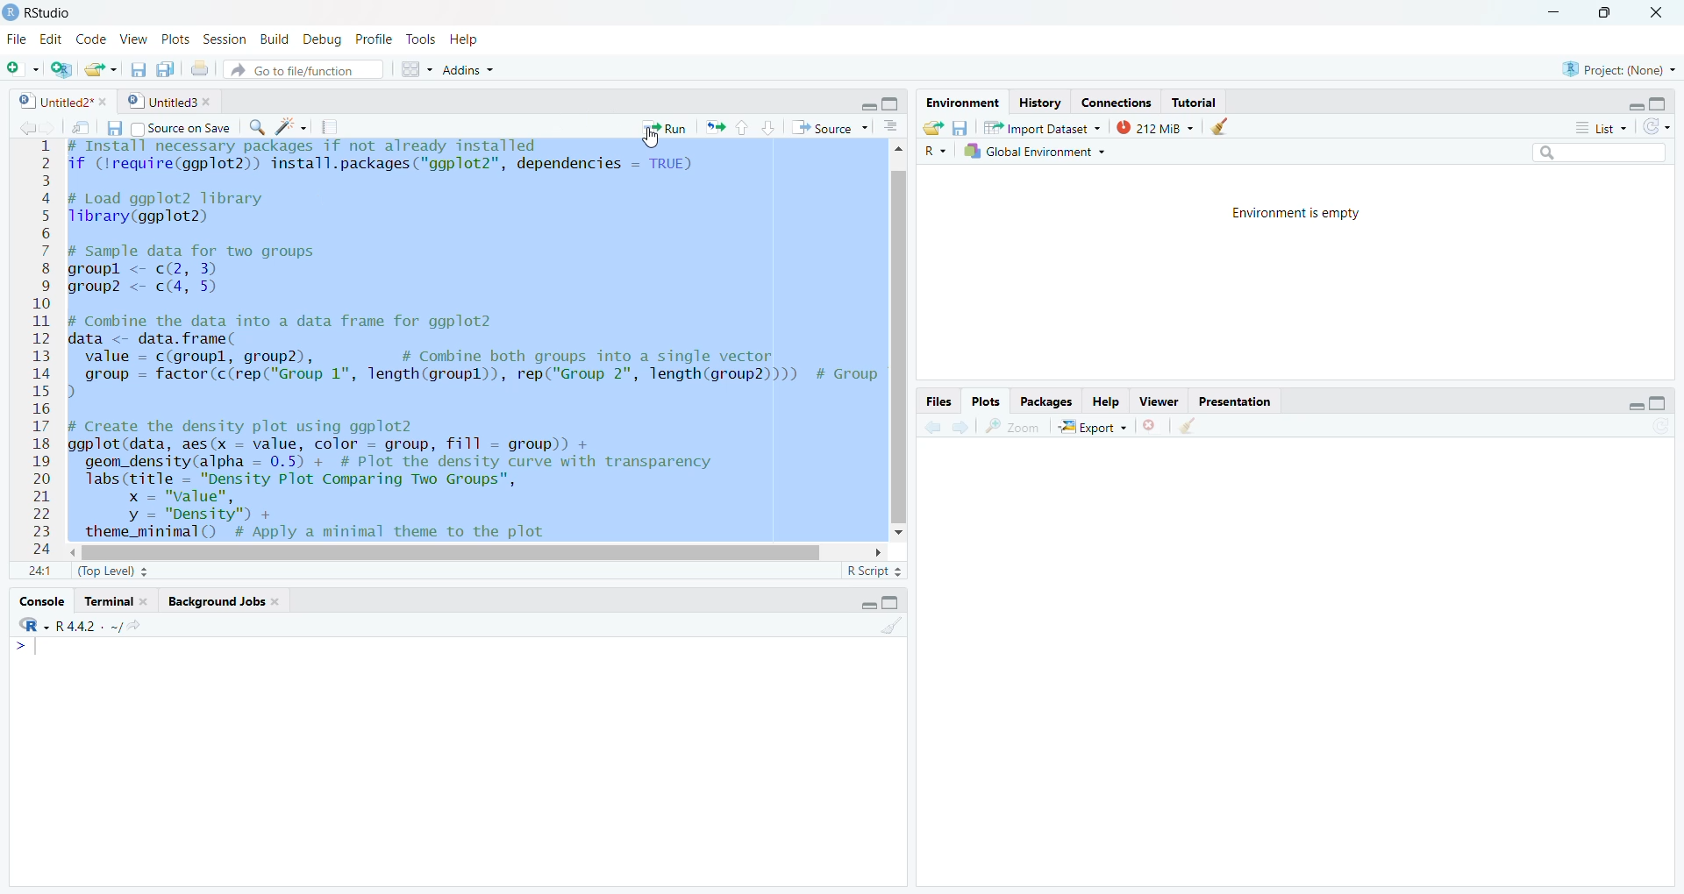 This screenshot has width=1684, height=894. Describe the element at coordinates (1555, 12) in the screenshot. I see `minimize` at that location.